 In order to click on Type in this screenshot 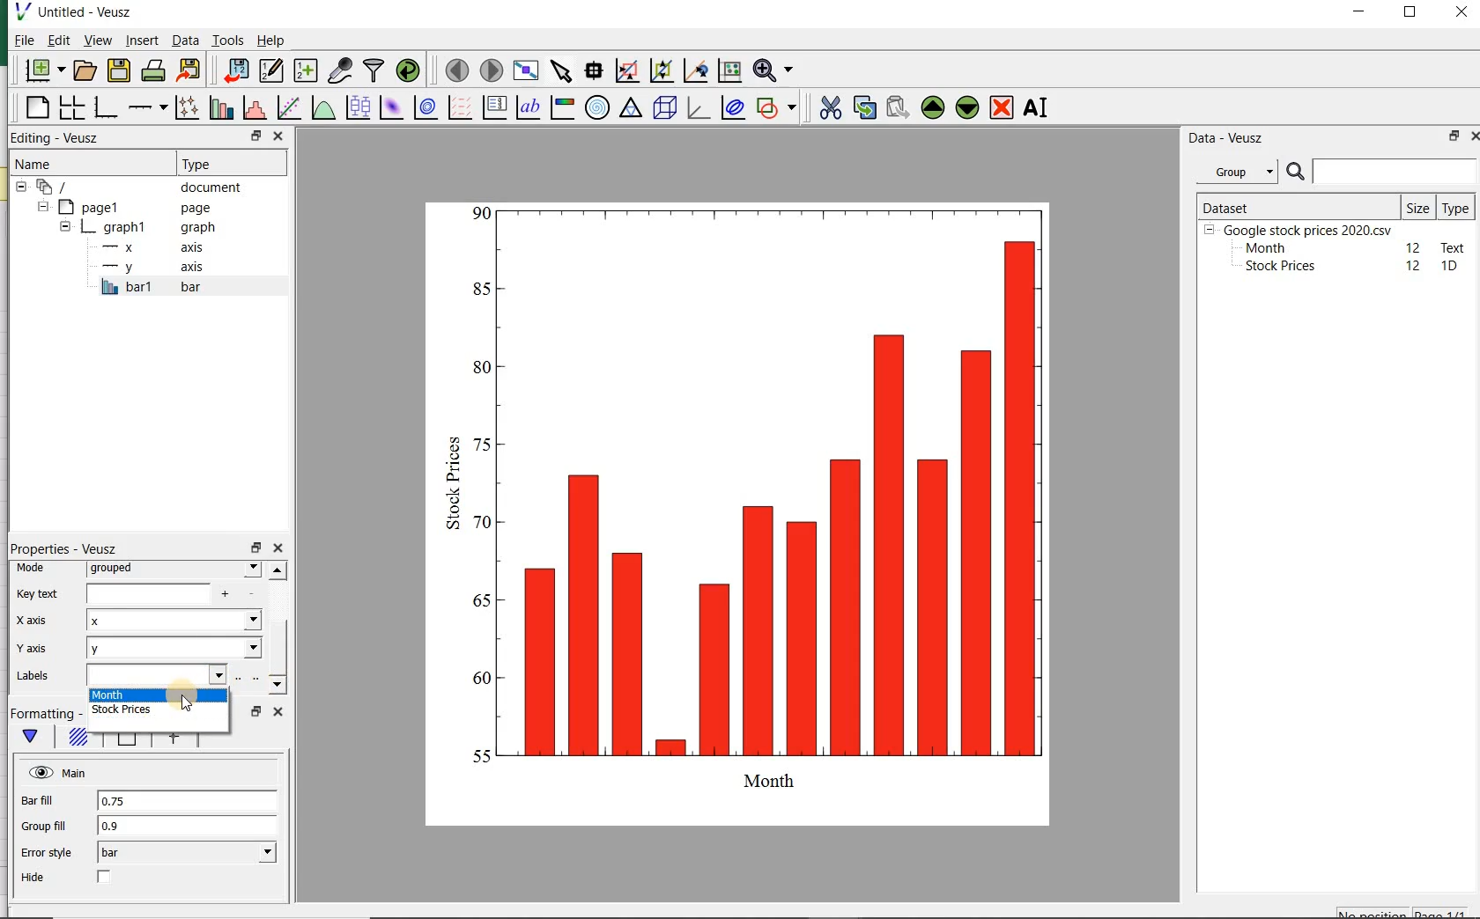, I will do `click(1455, 207)`.